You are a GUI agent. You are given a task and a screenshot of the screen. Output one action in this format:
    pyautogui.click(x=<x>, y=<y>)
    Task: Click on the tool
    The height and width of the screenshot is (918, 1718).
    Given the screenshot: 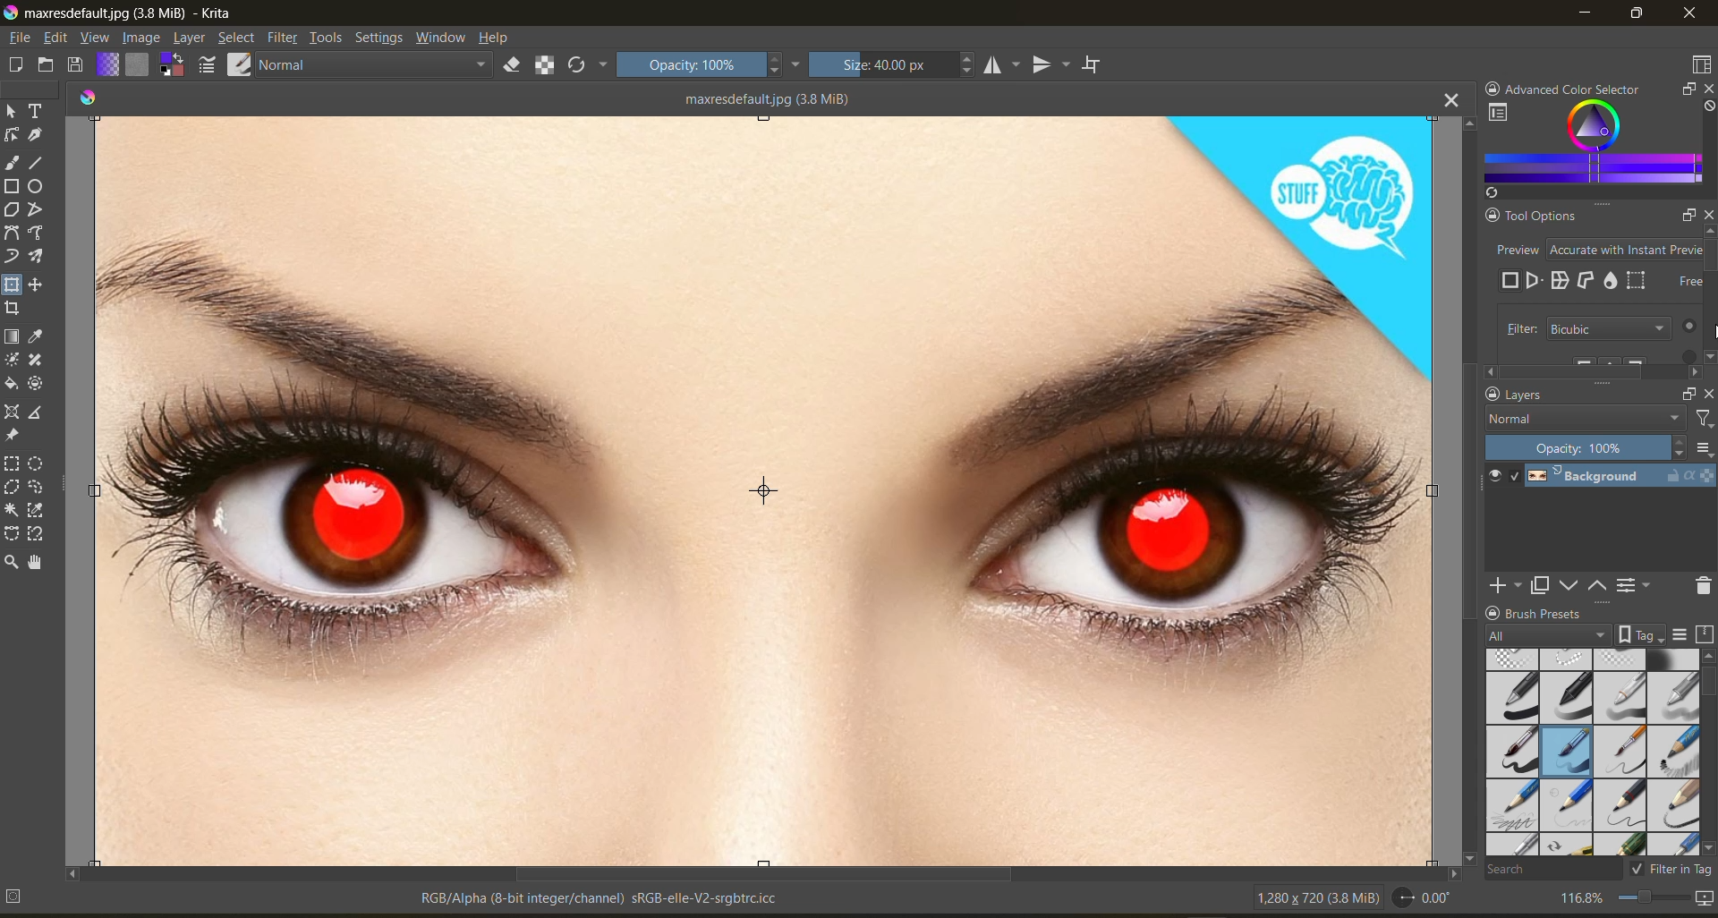 What is the action you would take?
    pyautogui.click(x=36, y=210)
    